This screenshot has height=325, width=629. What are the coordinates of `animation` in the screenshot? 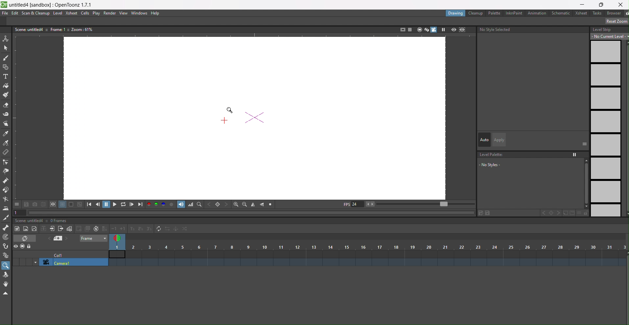 It's located at (537, 13).